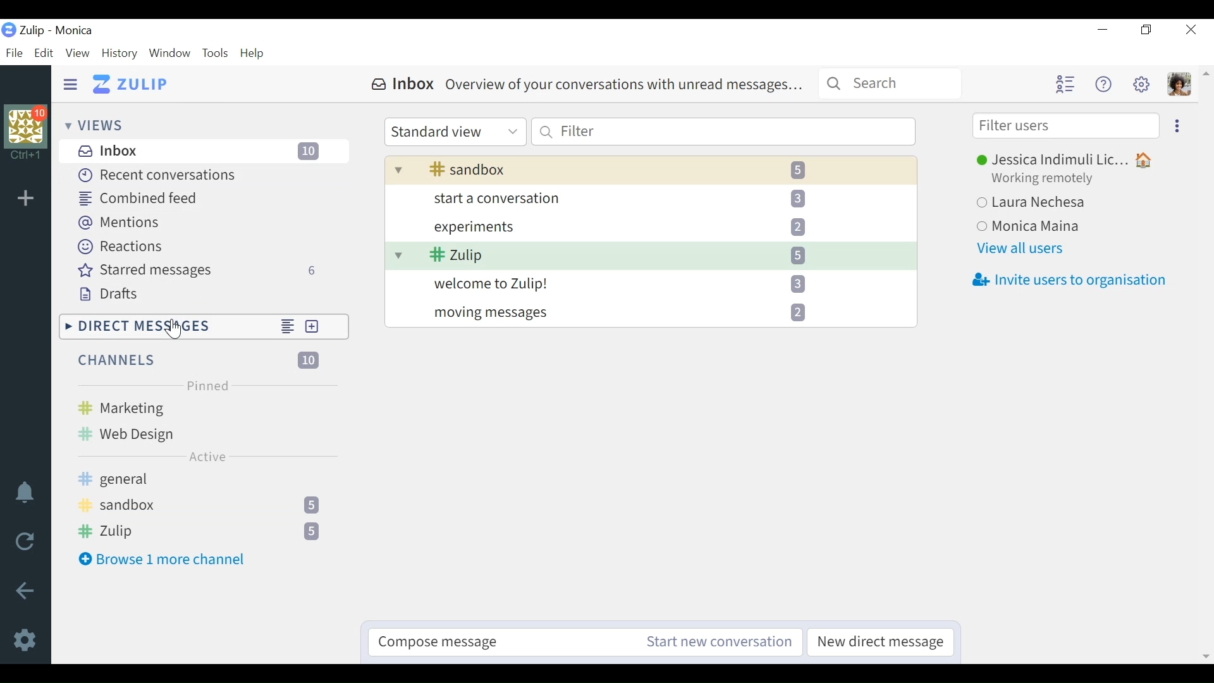  What do you see at coordinates (70, 84) in the screenshot?
I see `Hide Side Pane` at bounding box center [70, 84].